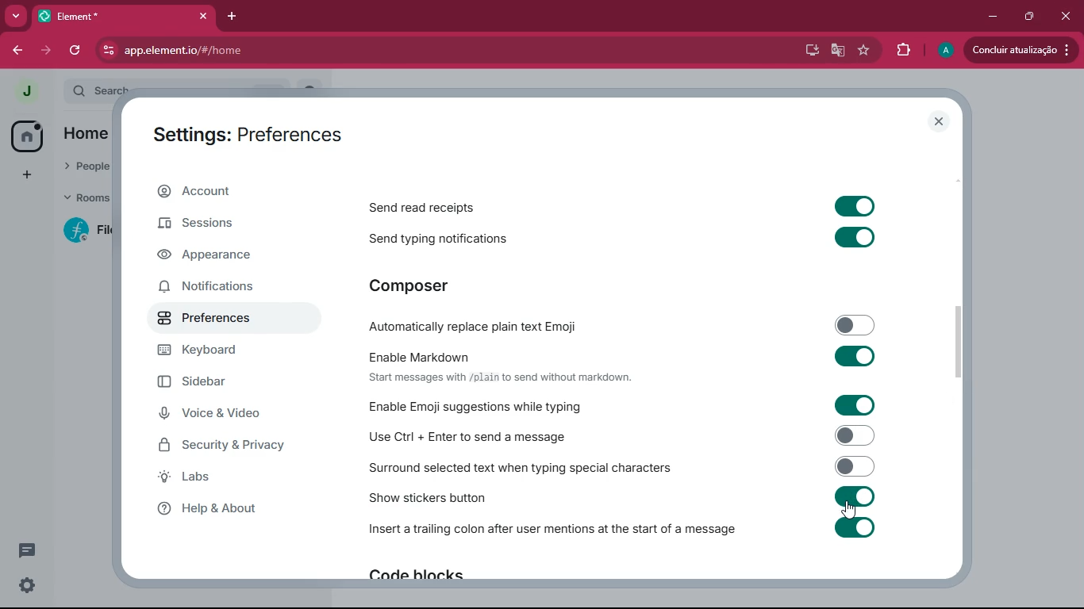 Image resolution: width=1084 pixels, height=609 pixels. I want to click on settings:preferences, so click(256, 131).